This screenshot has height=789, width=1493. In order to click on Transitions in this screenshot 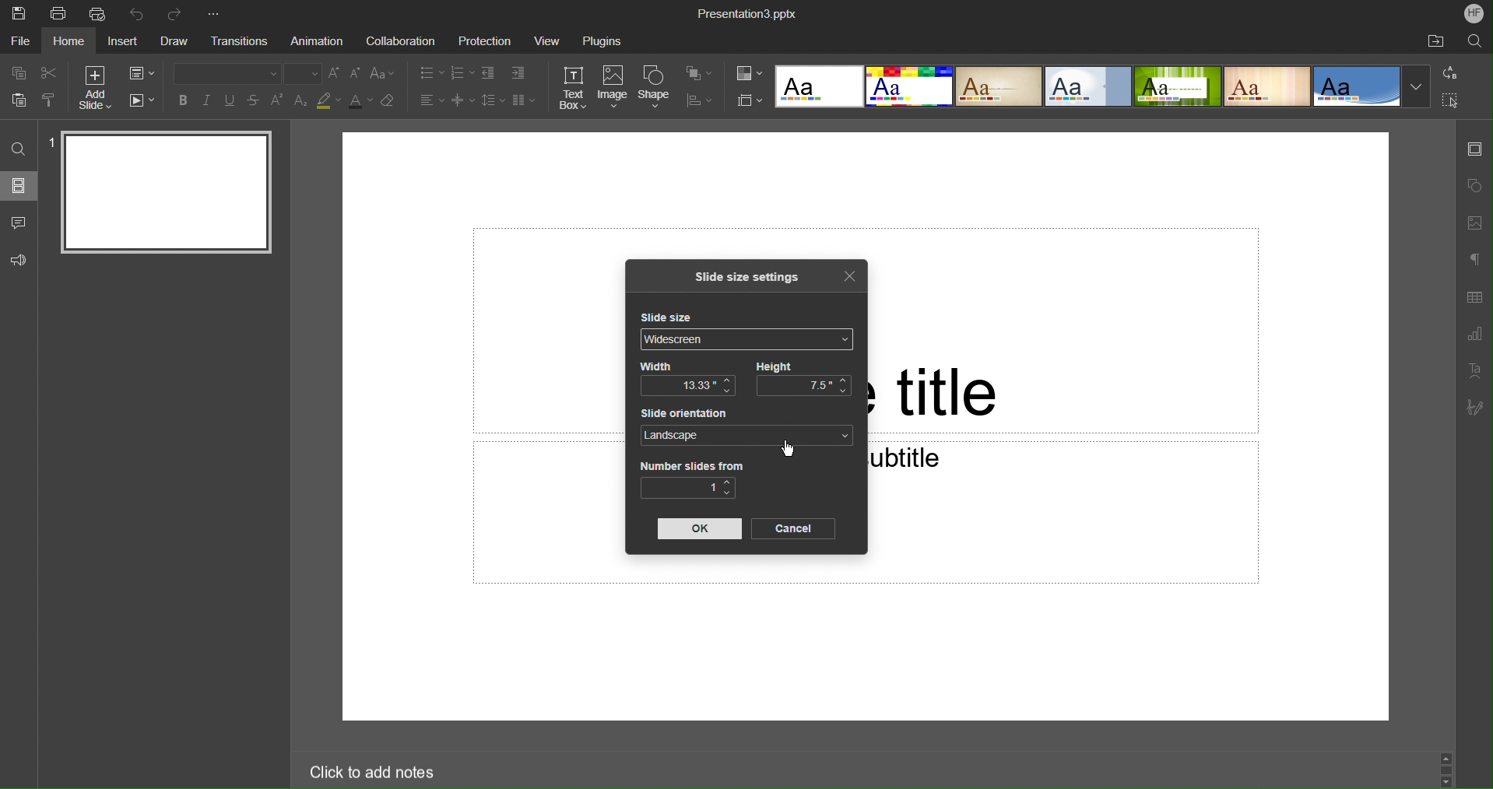, I will do `click(244, 40)`.